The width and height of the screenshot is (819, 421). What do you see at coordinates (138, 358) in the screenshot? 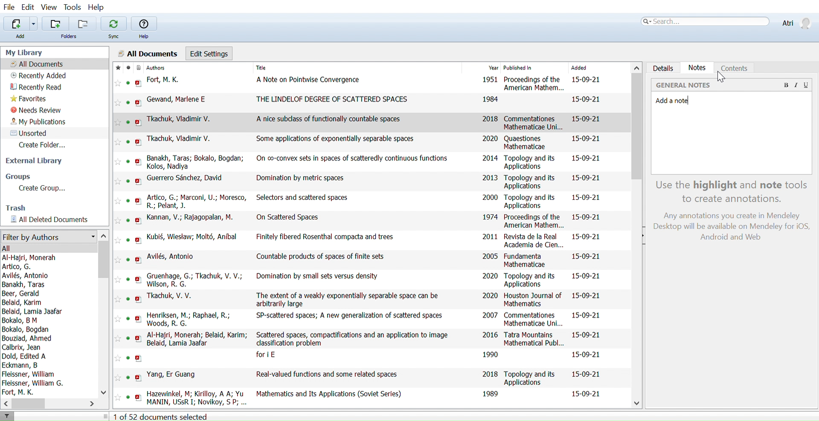
I see `open PDF` at bounding box center [138, 358].